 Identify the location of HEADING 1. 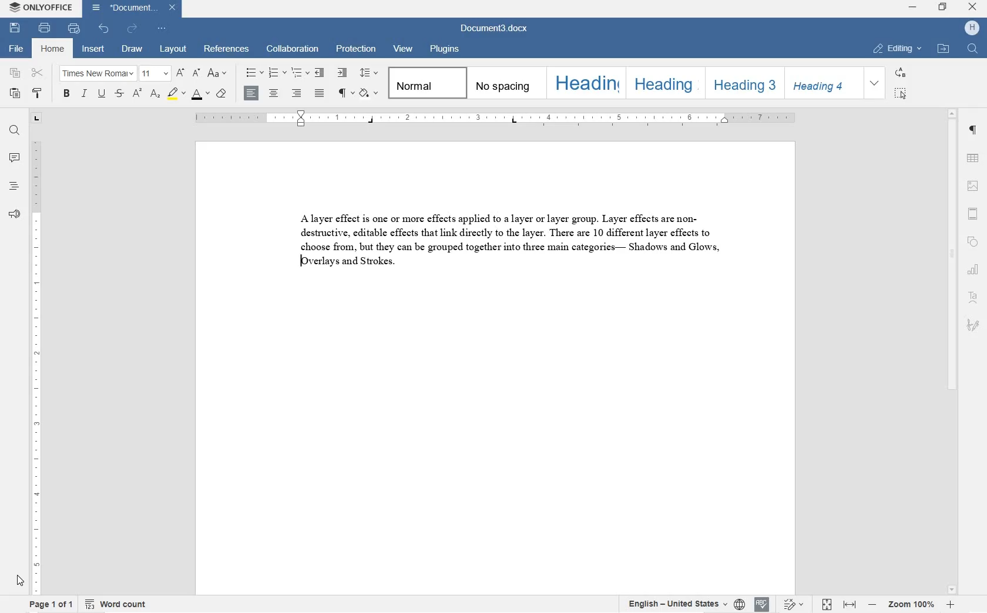
(586, 83).